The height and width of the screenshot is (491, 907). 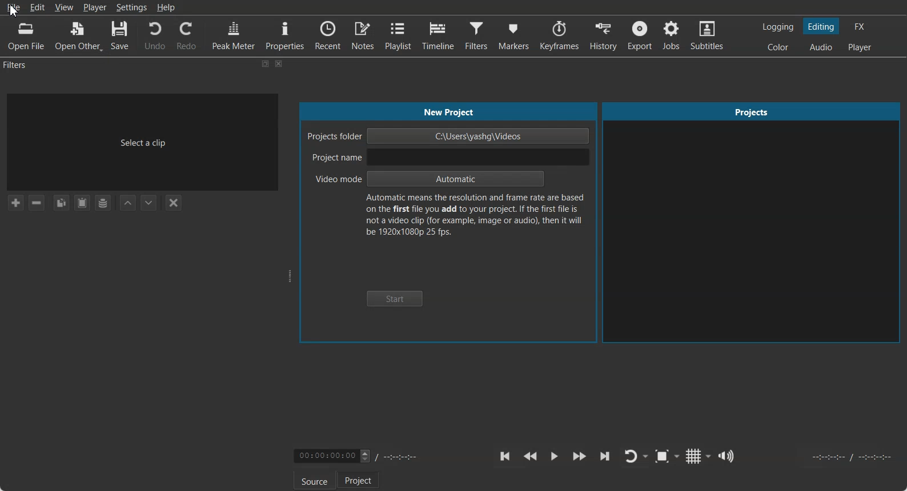 What do you see at coordinates (364, 35) in the screenshot?
I see `Notes` at bounding box center [364, 35].